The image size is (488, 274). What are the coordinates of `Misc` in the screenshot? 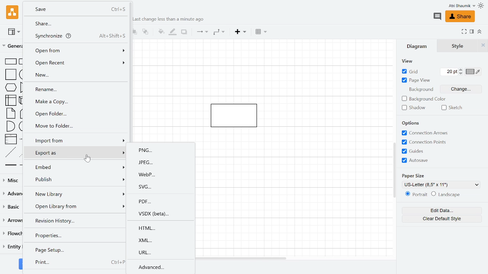 It's located at (11, 181).